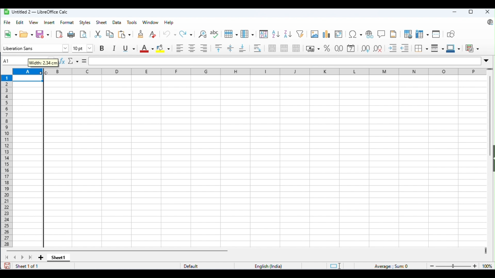 This screenshot has height=278, width=495. Describe the element at coordinates (117, 23) in the screenshot. I see `data` at that location.